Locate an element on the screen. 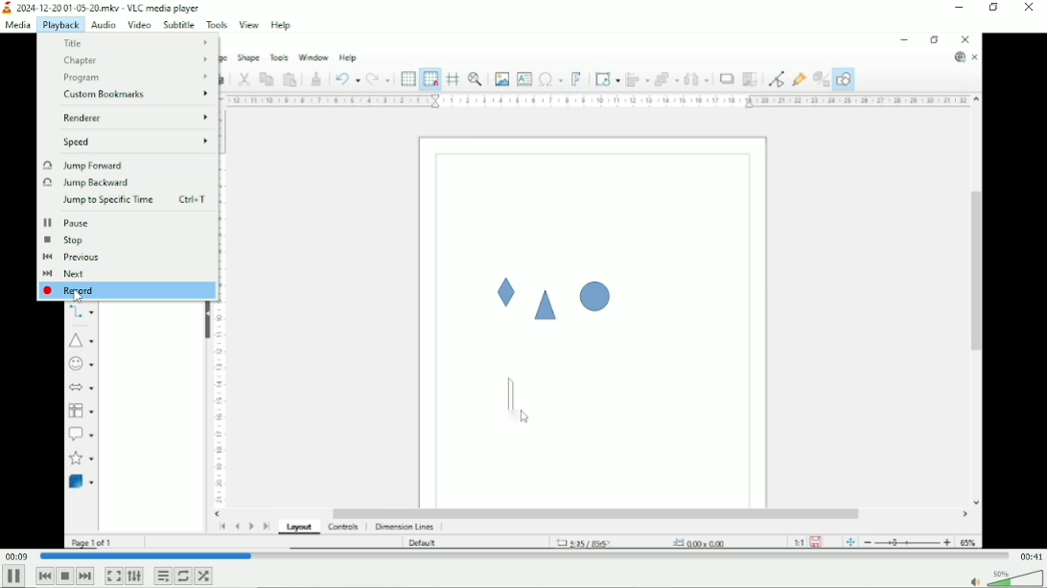 The width and height of the screenshot is (1047, 588). Cursor is located at coordinates (77, 300).